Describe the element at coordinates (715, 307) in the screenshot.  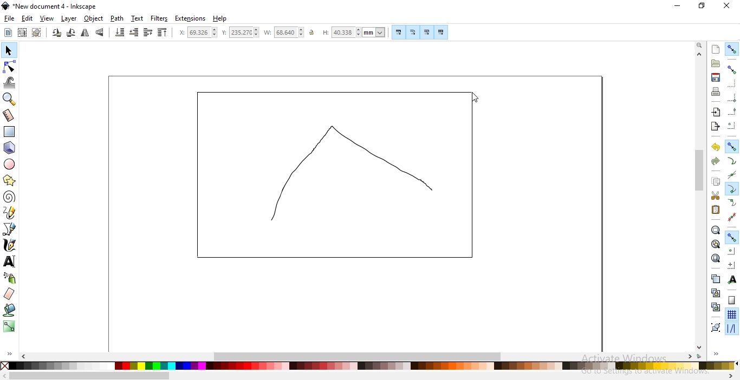
I see `cut the selected clones links to the originals` at that location.